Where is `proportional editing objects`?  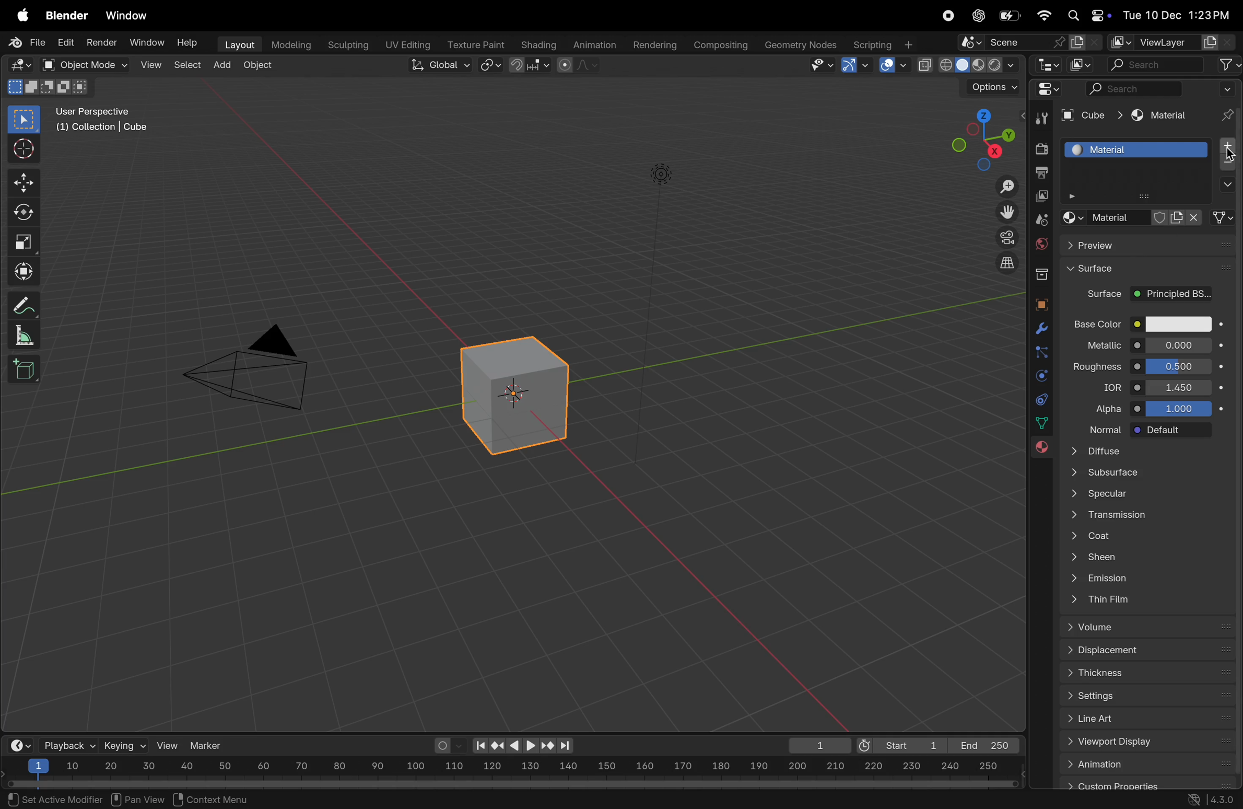
proportional editing objects is located at coordinates (580, 66).